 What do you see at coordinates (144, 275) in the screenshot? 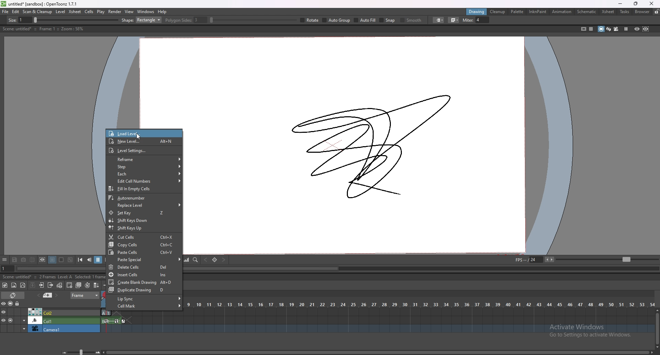
I see `insert cells` at bounding box center [144, 275].